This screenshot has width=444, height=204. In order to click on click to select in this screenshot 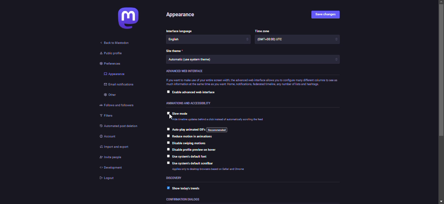, I will do `click(168, 143)`.